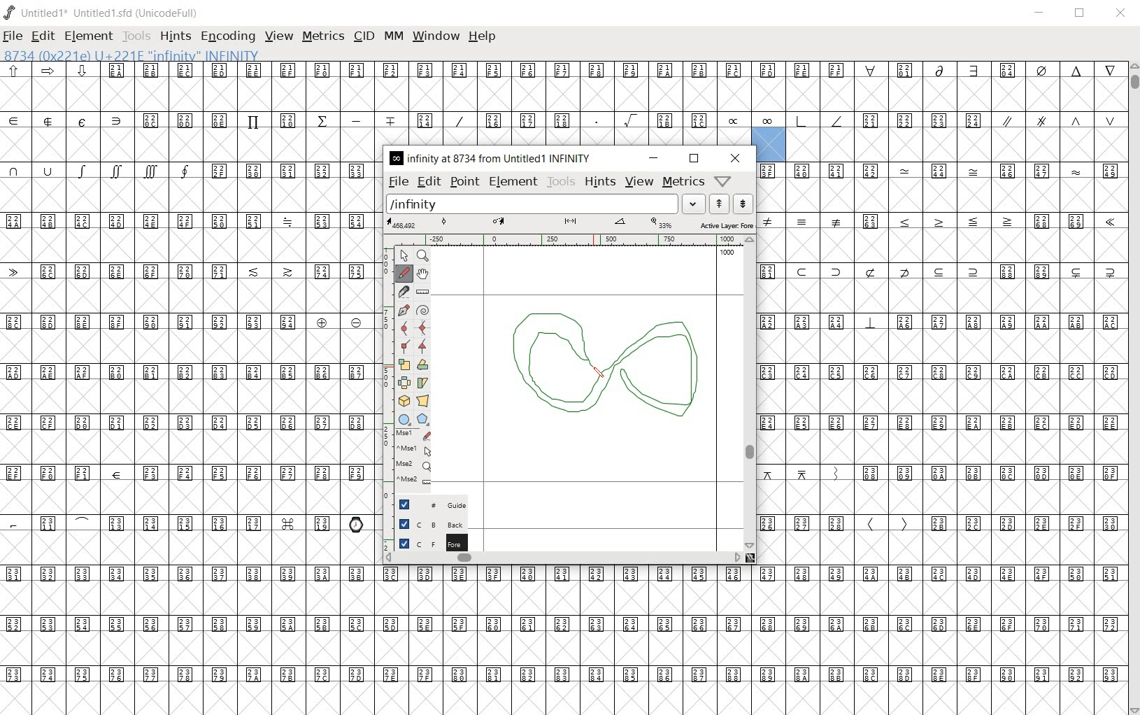  What do you see at coordinates (425, 506) in the screenshot?
I see `guide` at bounding box center [425, 506].